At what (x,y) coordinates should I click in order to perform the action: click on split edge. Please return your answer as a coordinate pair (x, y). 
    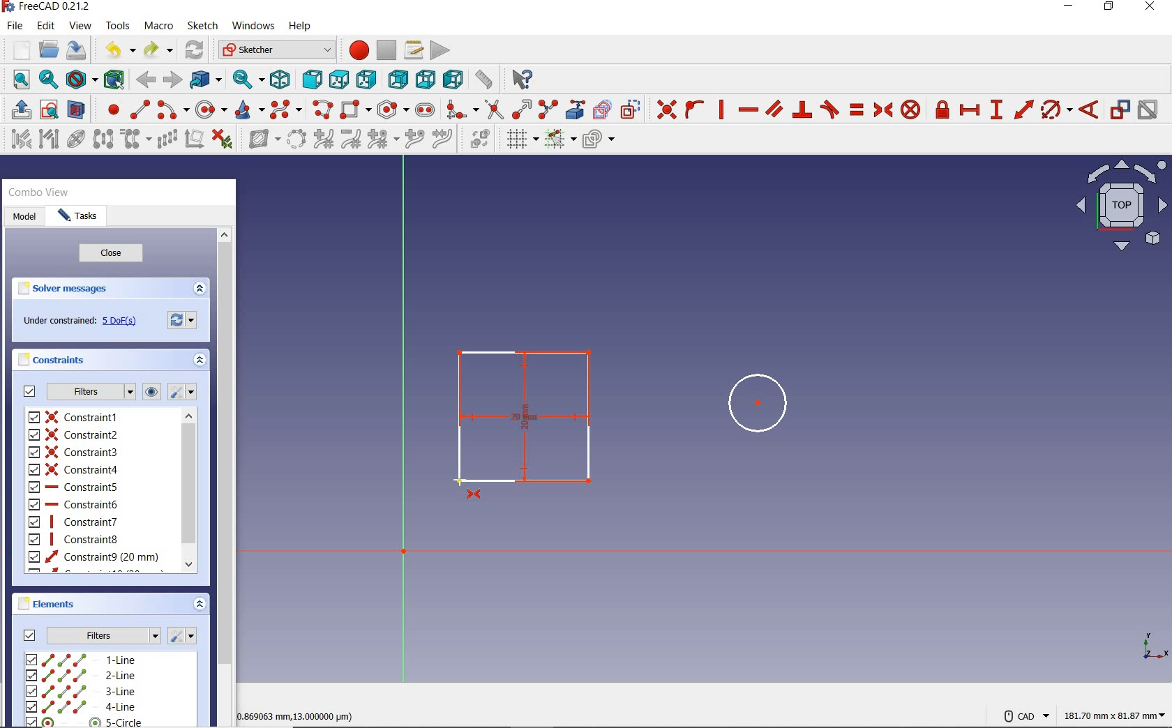
    Looking at the image, I should click on (548, 108).